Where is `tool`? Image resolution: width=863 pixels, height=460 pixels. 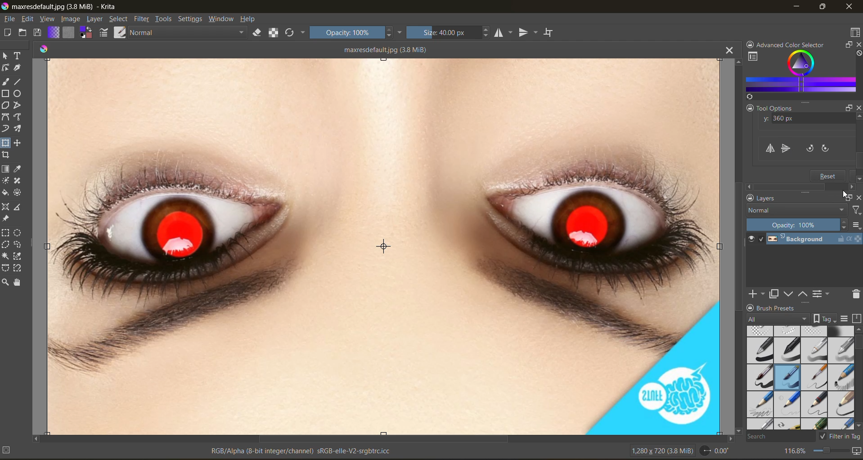
tool is located at coordinates (20, 142).